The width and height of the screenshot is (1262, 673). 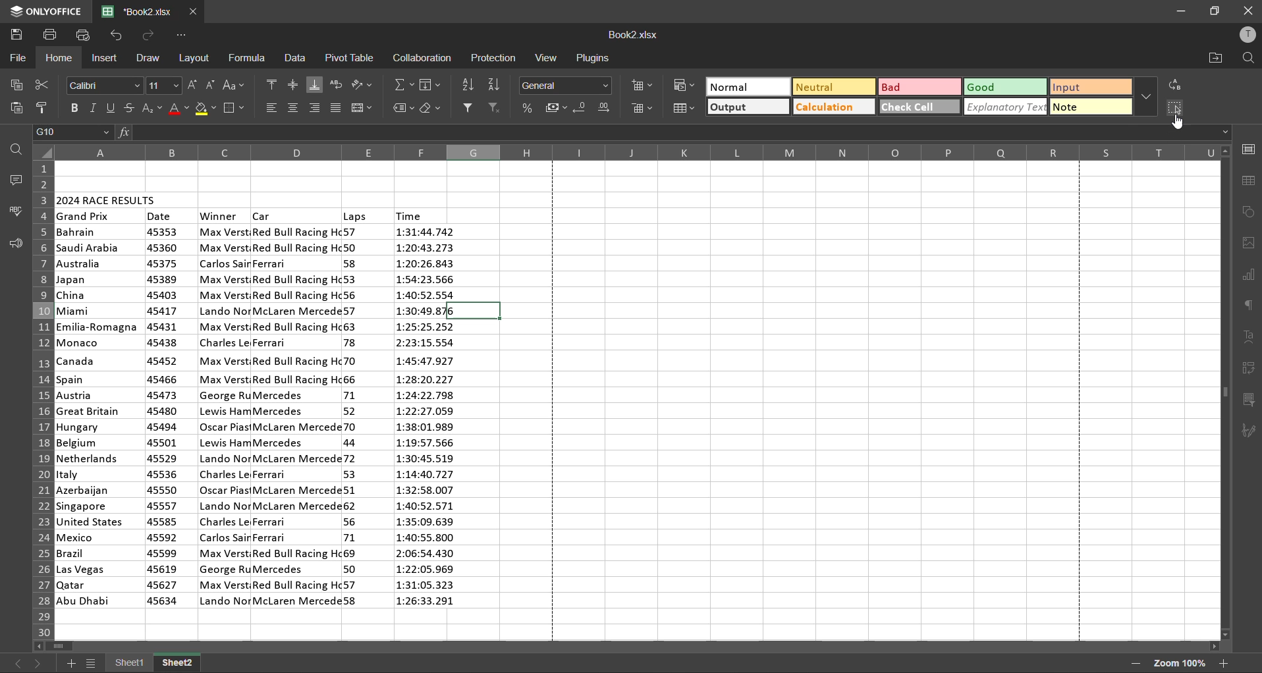 I want to click on filter, so click(x=470, y=108).